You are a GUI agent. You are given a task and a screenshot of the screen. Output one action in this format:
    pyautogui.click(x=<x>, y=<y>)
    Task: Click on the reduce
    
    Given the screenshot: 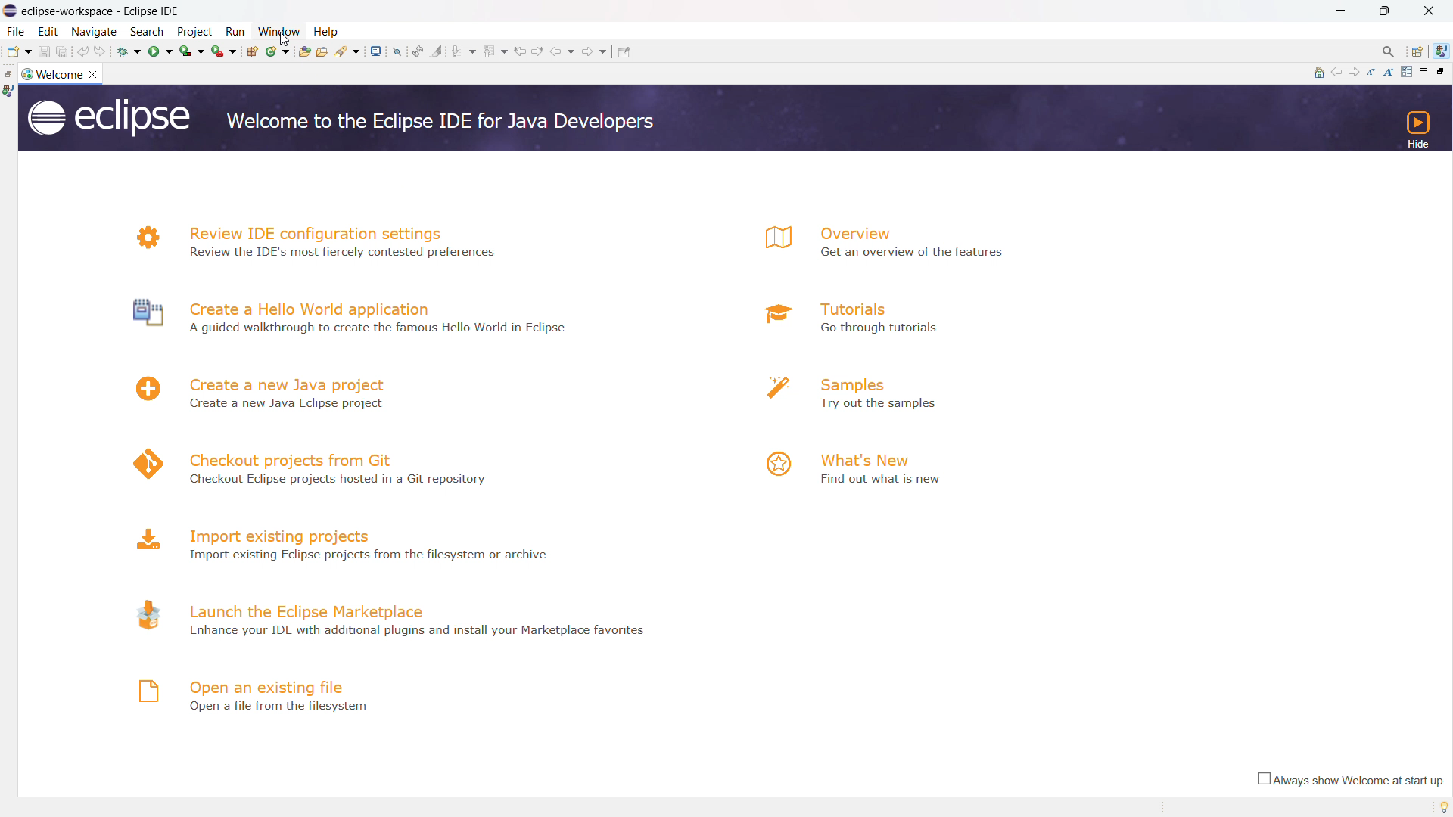 What is the action you would take?
    pyautogui.click(x=1374, y=72)
    